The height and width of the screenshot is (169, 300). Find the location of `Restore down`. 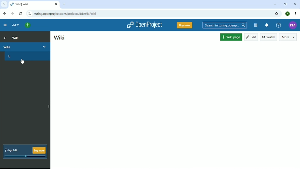

Restore down is located at coordinates (285, 4).